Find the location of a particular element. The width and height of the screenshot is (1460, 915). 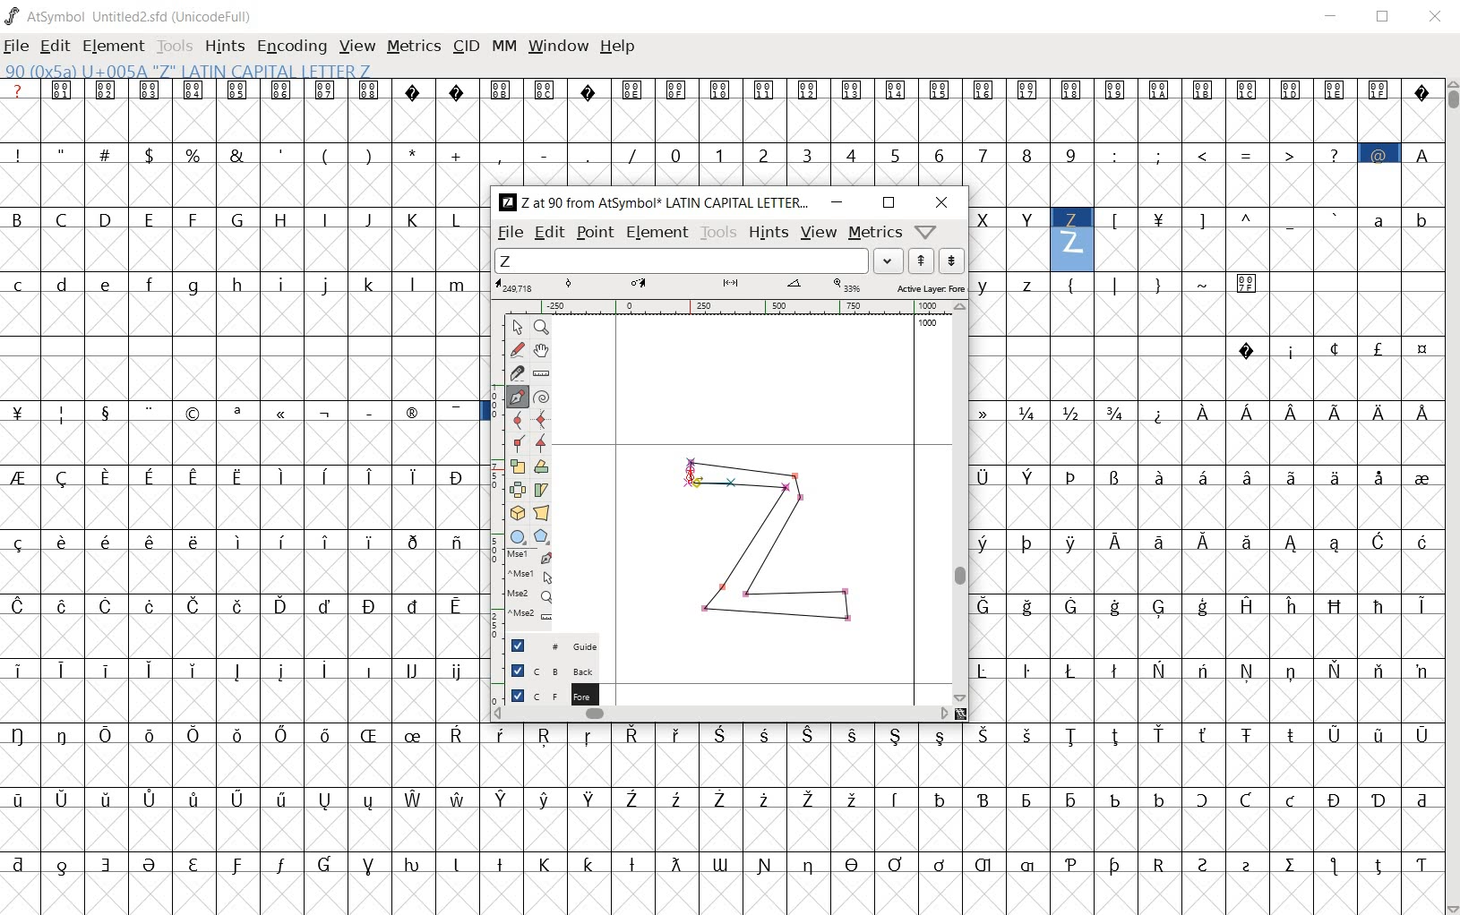

scrollbar is located at coordinates (722, 715).